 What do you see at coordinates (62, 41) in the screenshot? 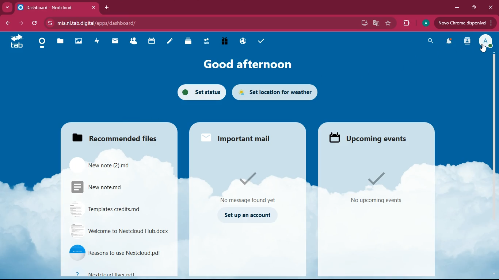
I see `files` at bounding box center [62, 41].